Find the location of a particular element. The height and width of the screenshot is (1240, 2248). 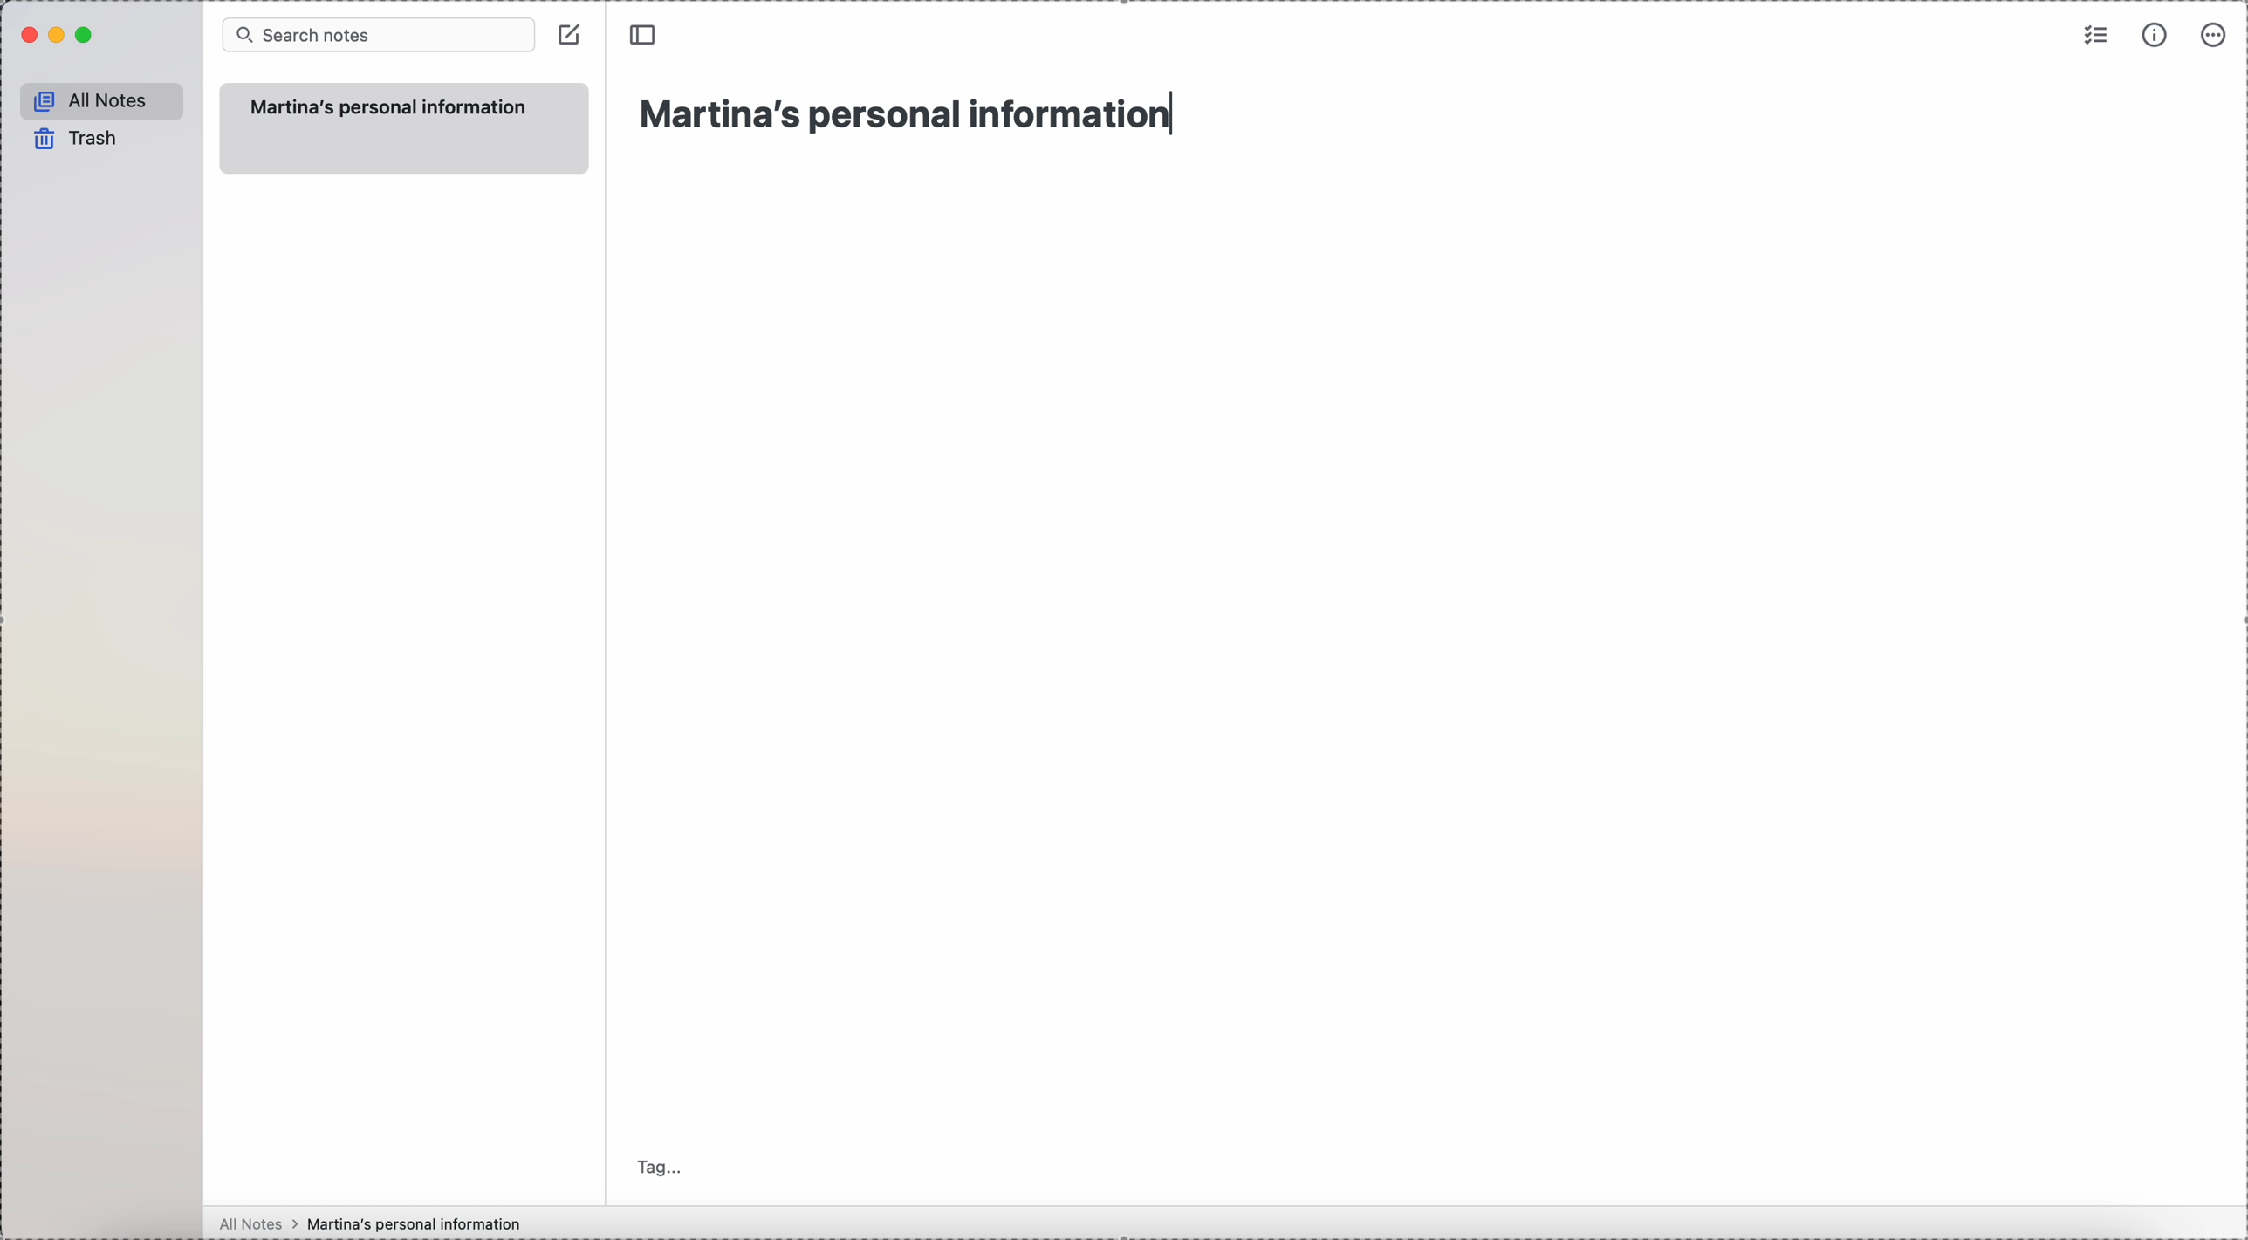

metrics is located at coordinates (2157, 36).